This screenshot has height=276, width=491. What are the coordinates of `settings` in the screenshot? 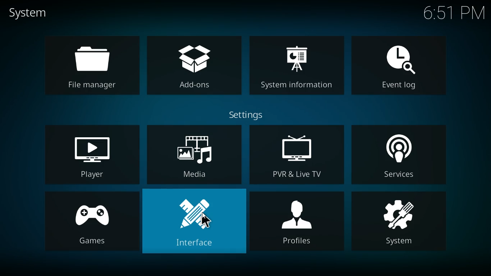 It's located at (245, 114).